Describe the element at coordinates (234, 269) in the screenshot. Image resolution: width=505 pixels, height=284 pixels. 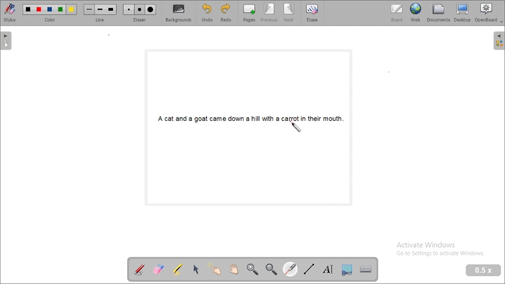
I see `scroll page` at that location.